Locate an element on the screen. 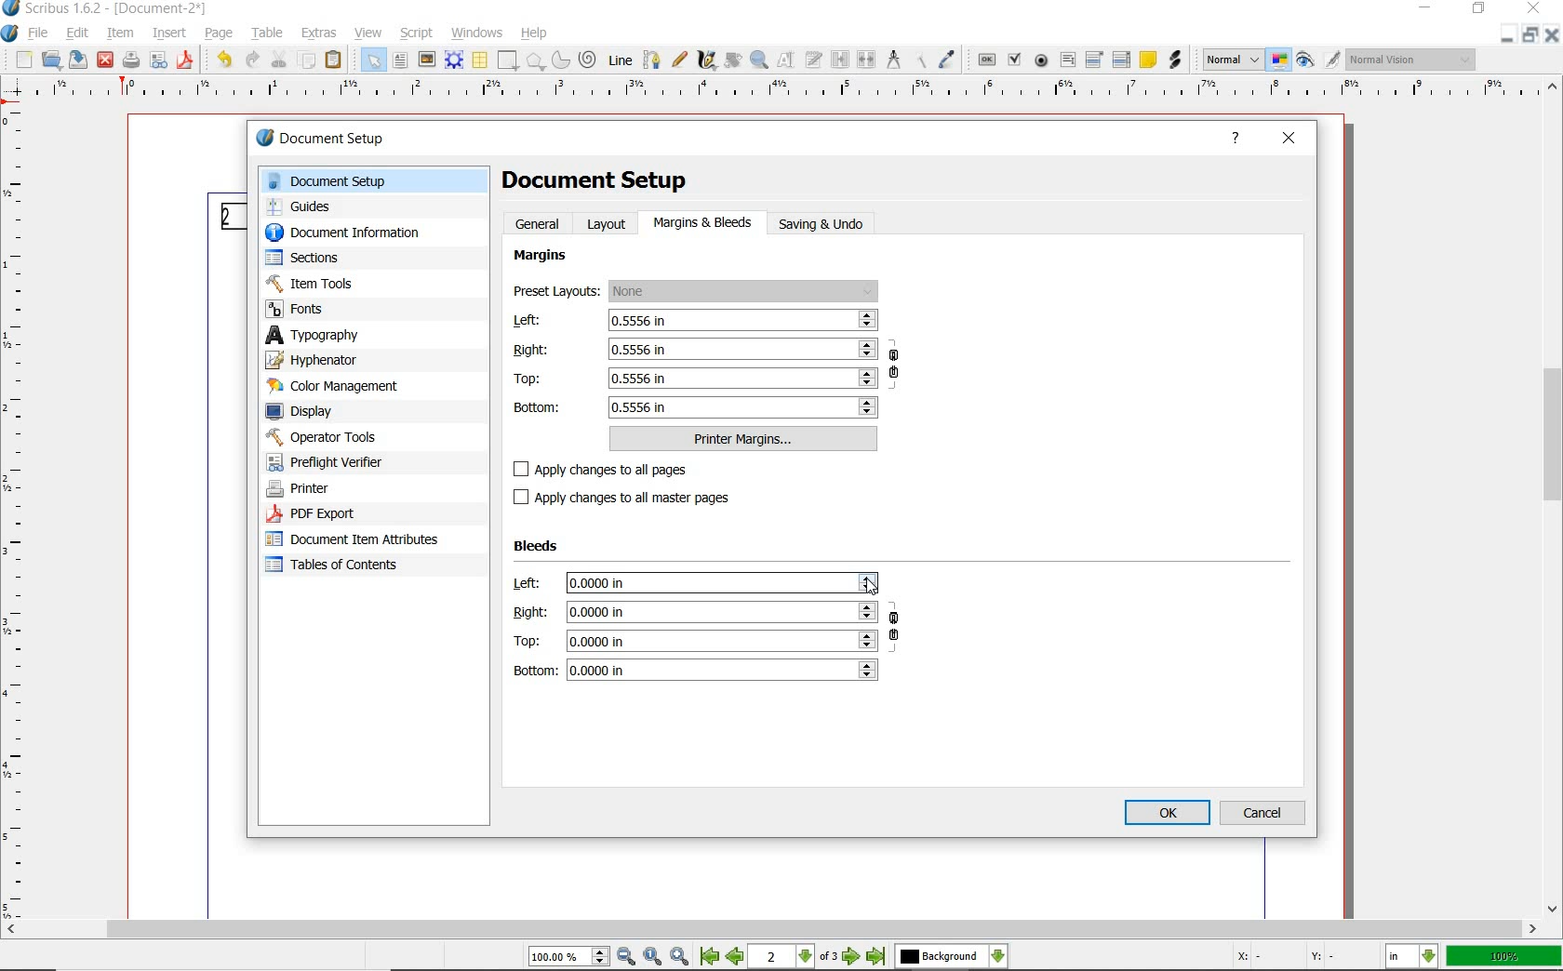 This screenshot has width=1563, height=971. Zoom to 100% is located at coordinates (653, 957).